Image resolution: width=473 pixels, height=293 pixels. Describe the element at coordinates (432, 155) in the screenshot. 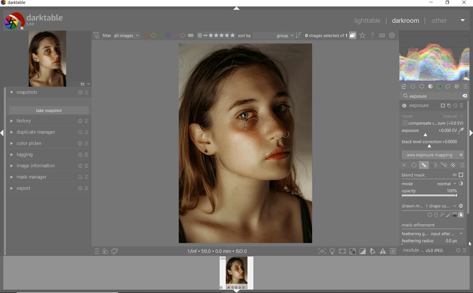

I see `AREA EXPOSURE MAPPING` at that location.